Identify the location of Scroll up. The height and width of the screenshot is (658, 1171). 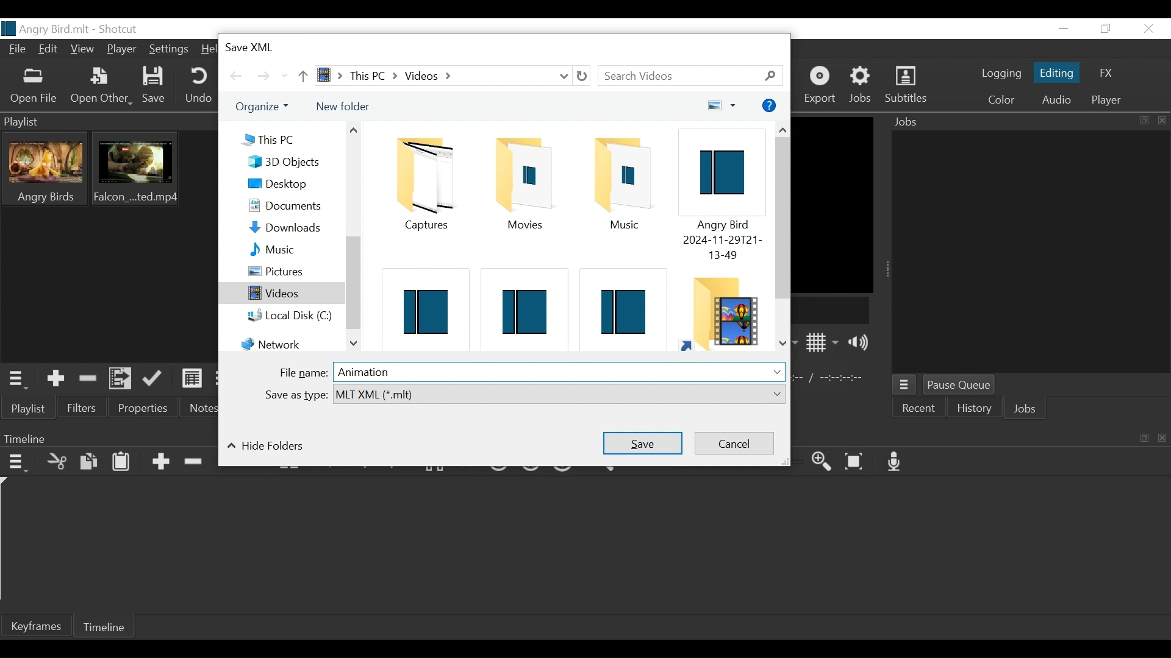
(353, 130).